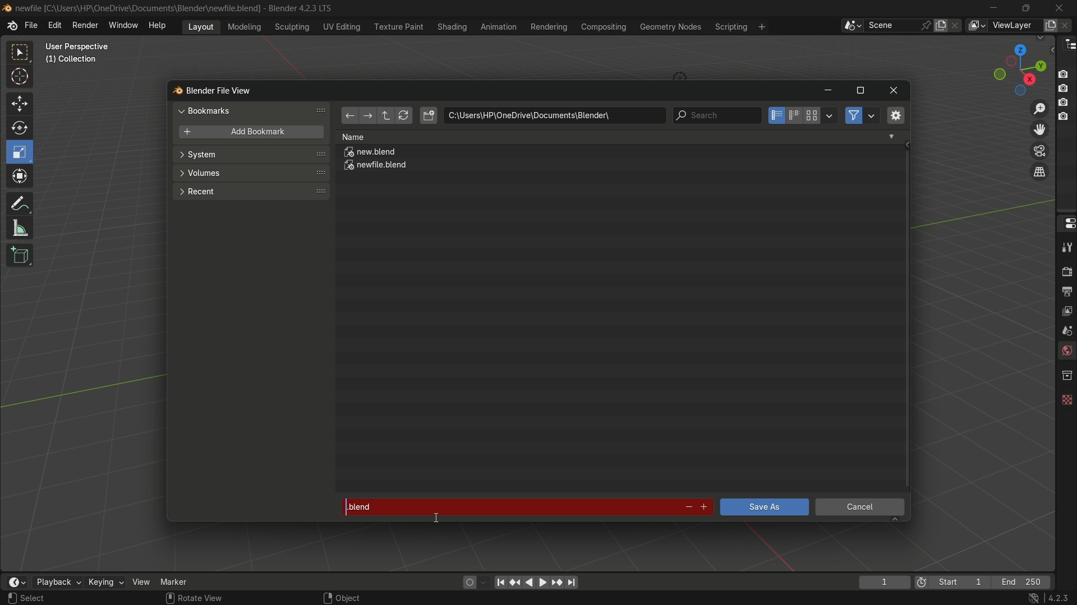  I want to click on C:\User:\\HP\Onedrive\Documents\Blender, so click(138, 8).